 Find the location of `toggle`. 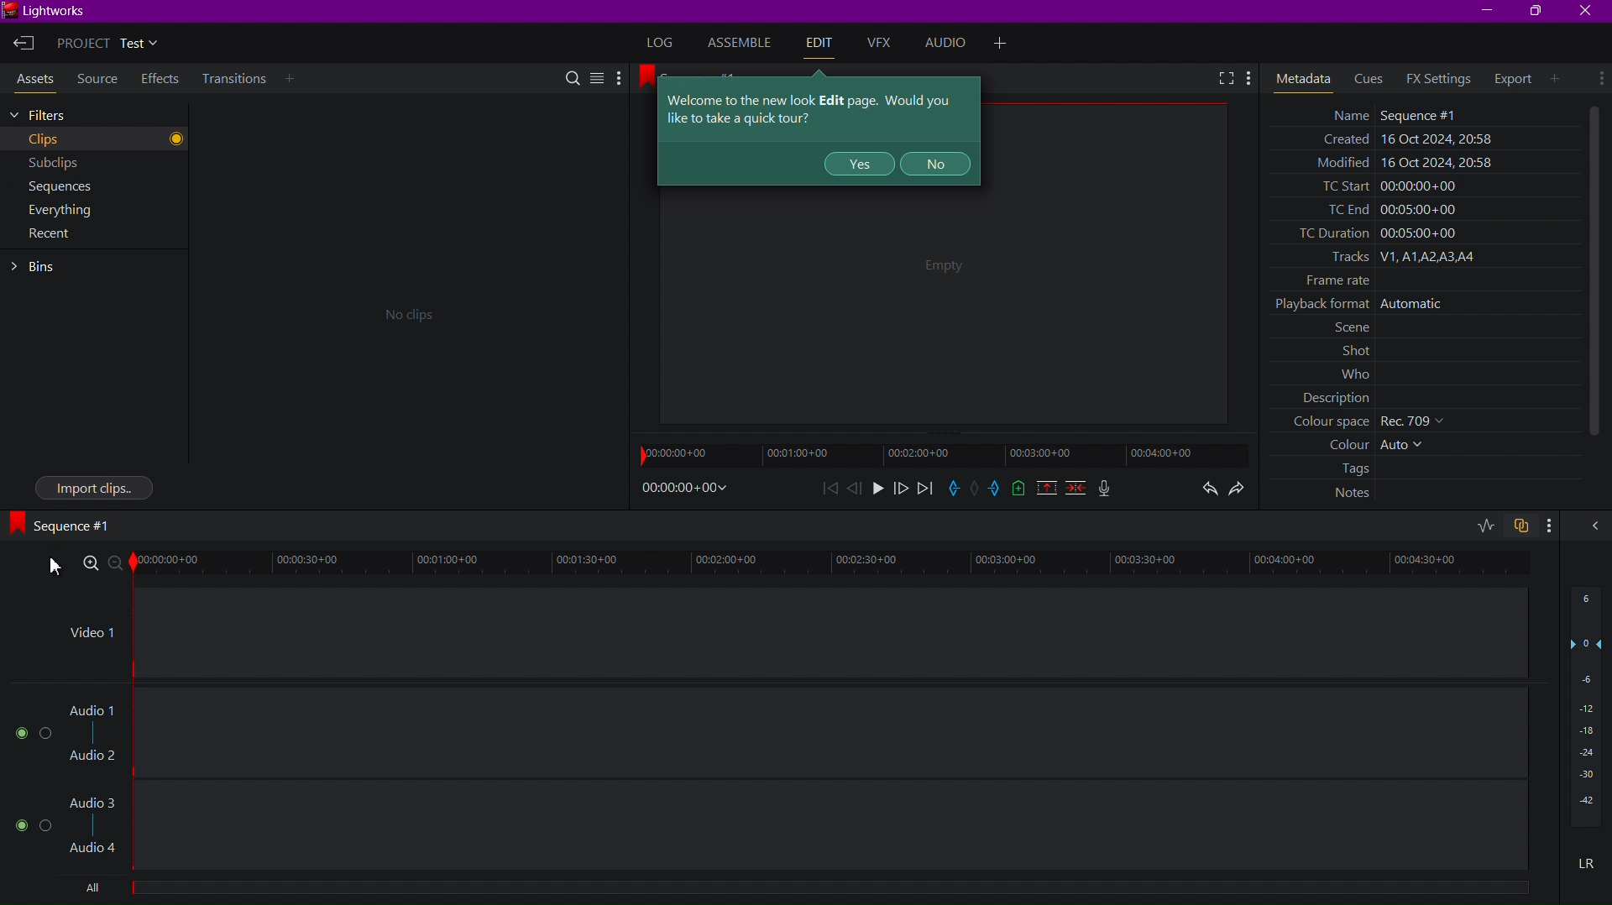

toggle is located at coordinates (1485, 526).